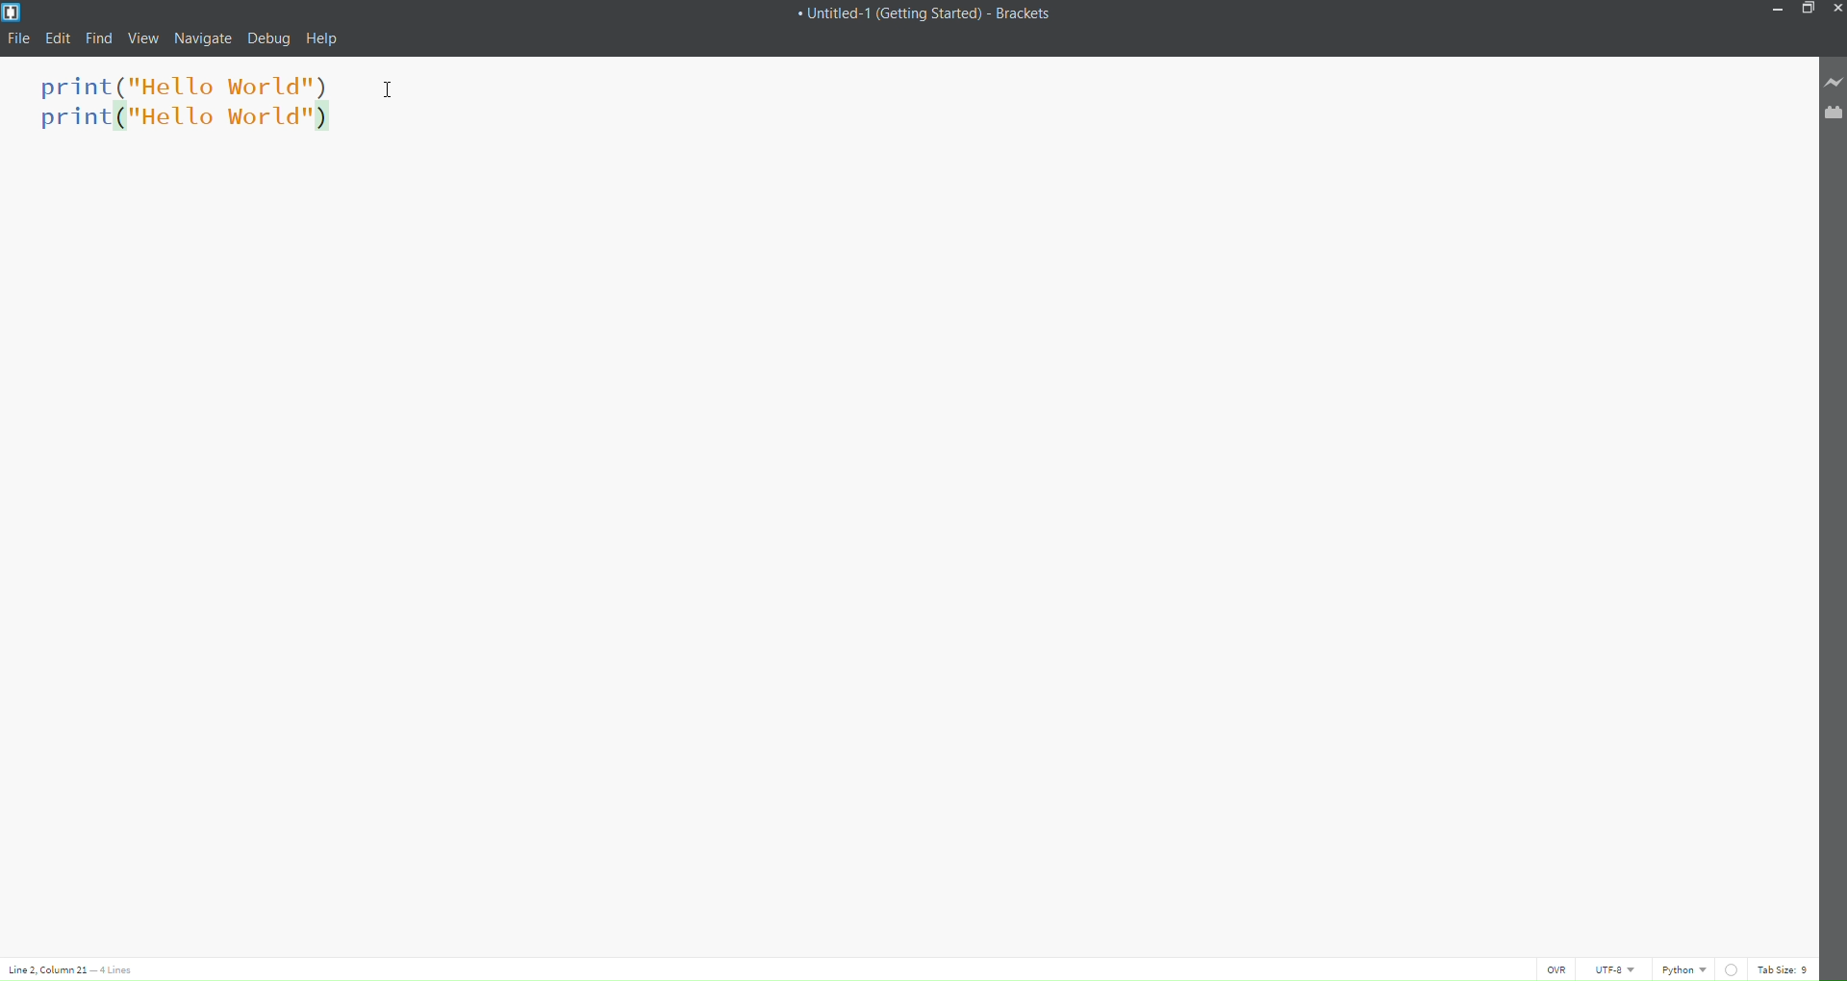  What do you see at coordinates (97, 37) in the screenshot?
I see `find` at bounding box center [97, 37].